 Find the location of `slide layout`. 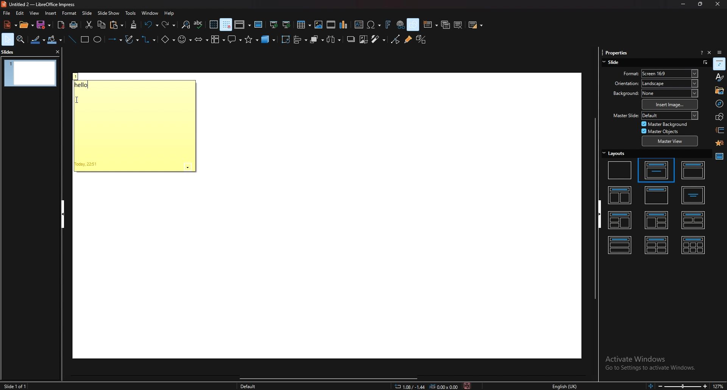

slide layout is located at coordinates (476, 25).